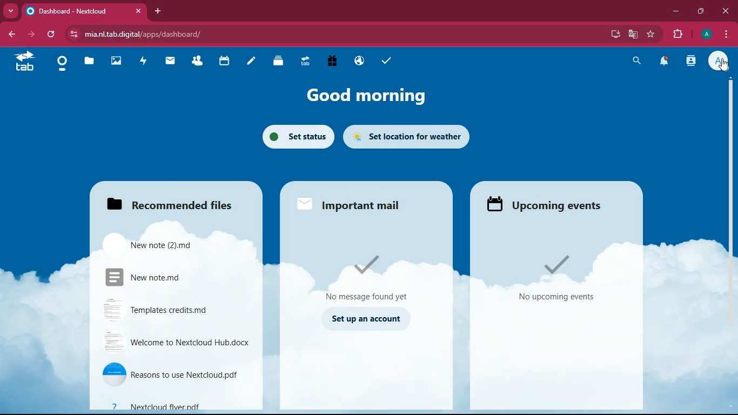 Image resolution: width=738 pixels, height=415 pixels. I want to click on file, so click(163, 310).